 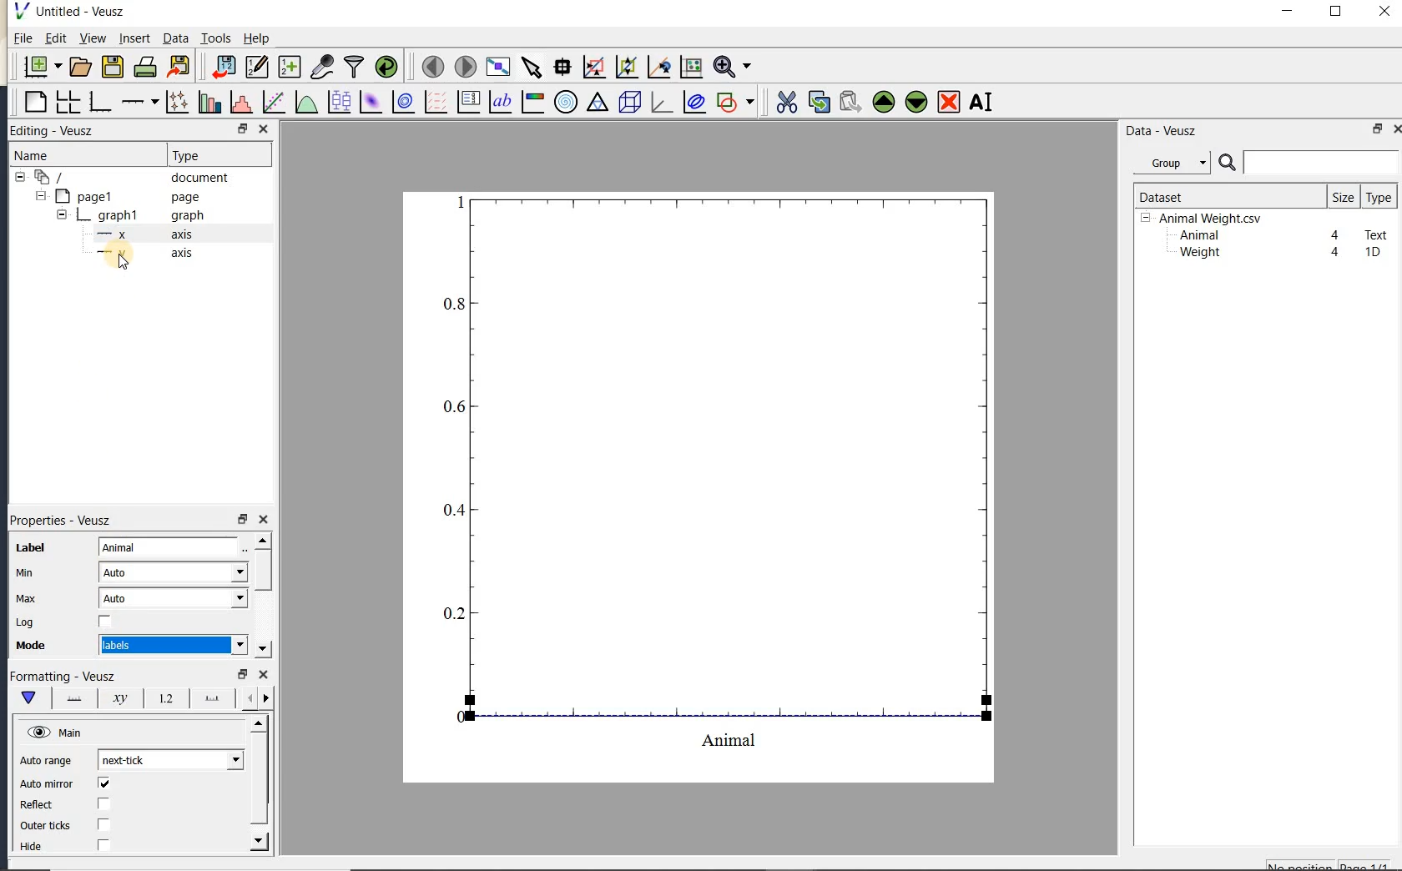 What do you see at coordinates (53, 40) in the screenshot?
I see `Edit` at bounding box center [53, 40].